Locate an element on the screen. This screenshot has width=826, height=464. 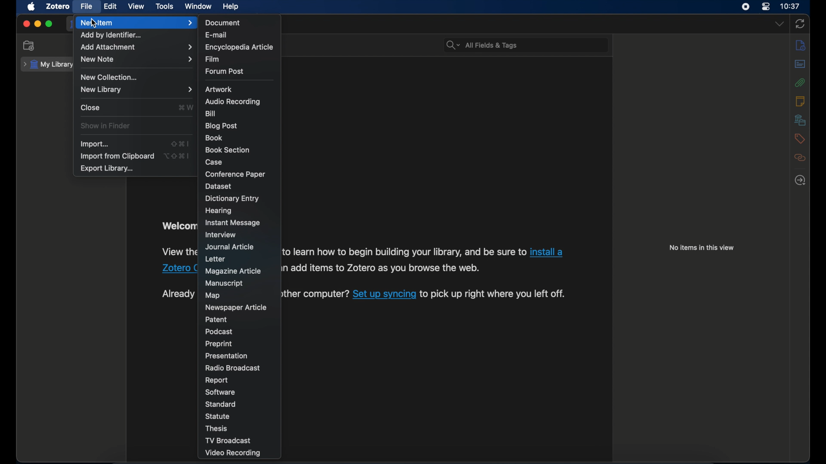
new library is located at coordinates (135, 89).